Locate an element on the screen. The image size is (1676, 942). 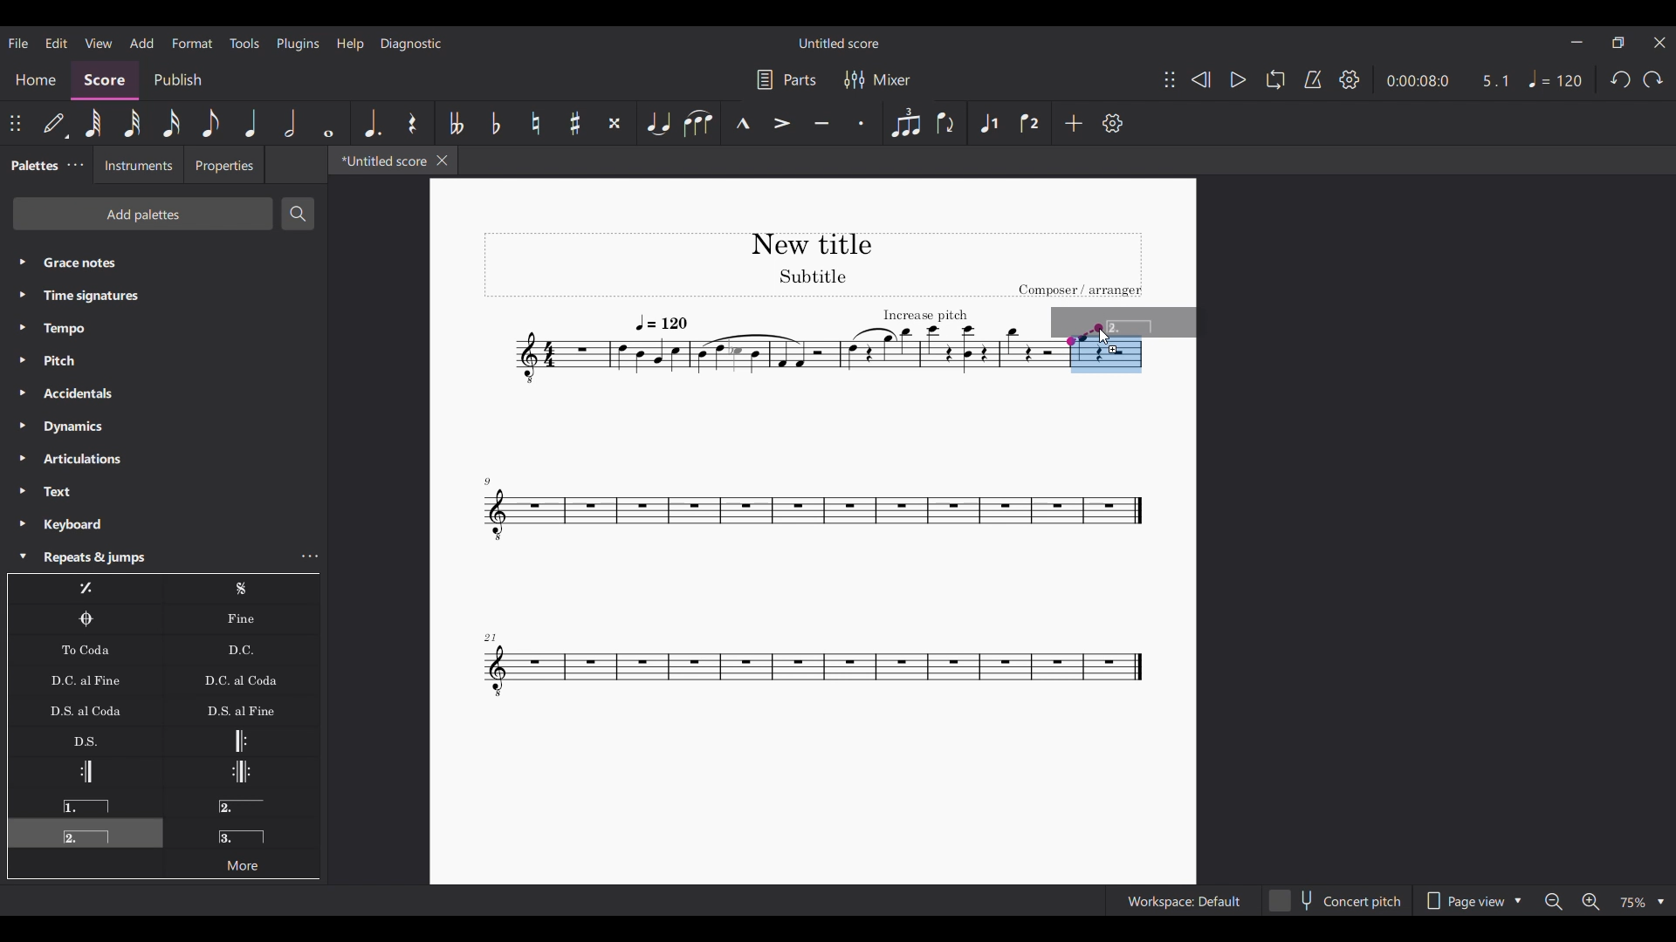
Settings is located at coordinates (1113, 123).